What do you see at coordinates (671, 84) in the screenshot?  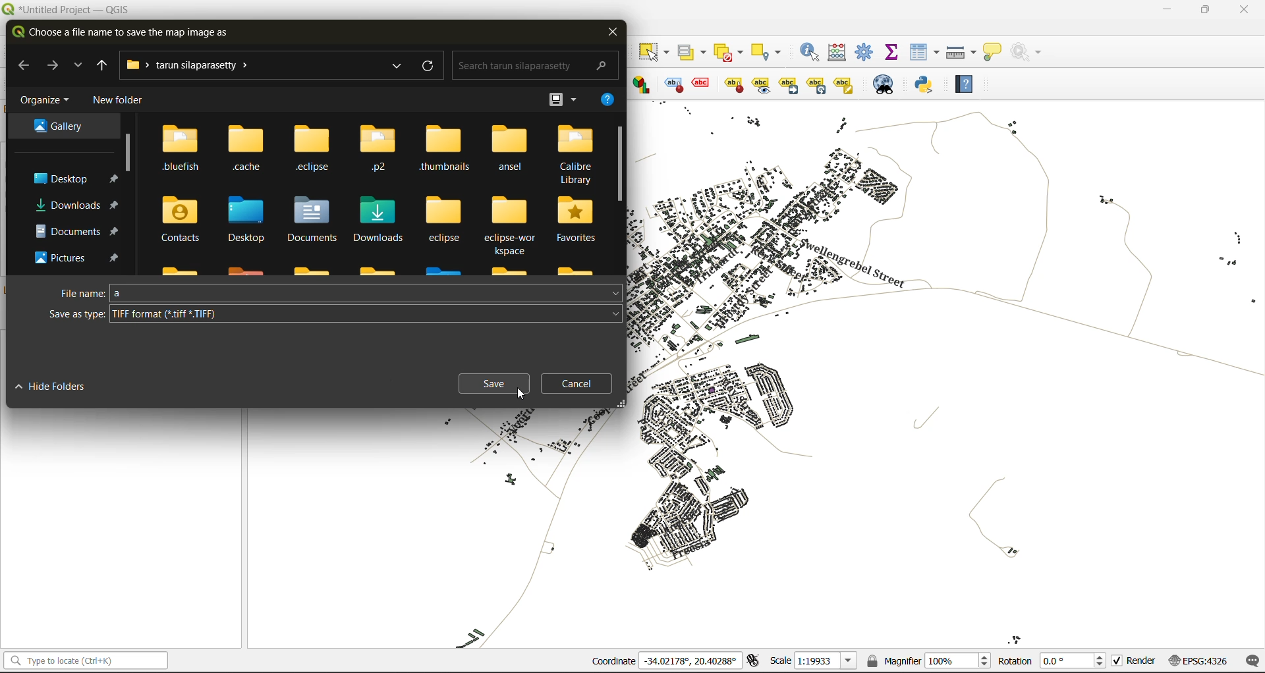 I see ` toggle display` at bounding box center [671, 84].